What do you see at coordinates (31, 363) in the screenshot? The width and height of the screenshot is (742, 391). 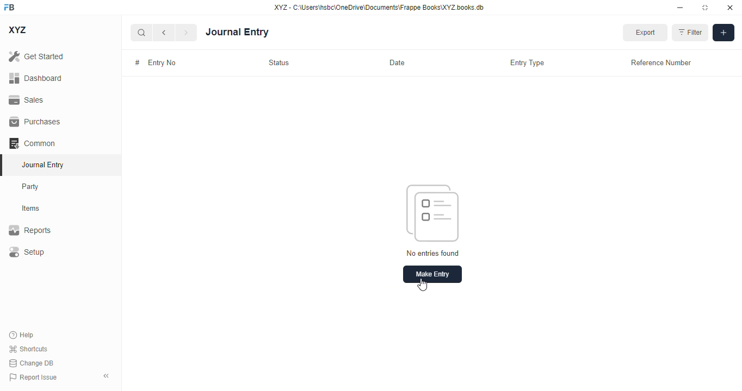 I see `change DB` at bounding box center [31, 363].